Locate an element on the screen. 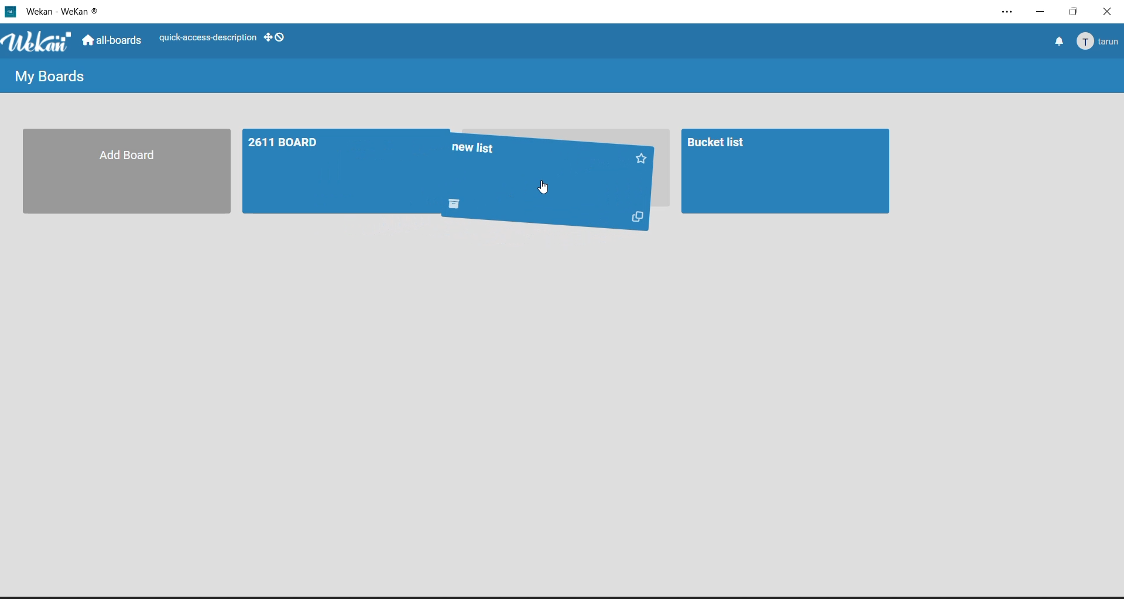  all boards is located at coordinates (115, 42).